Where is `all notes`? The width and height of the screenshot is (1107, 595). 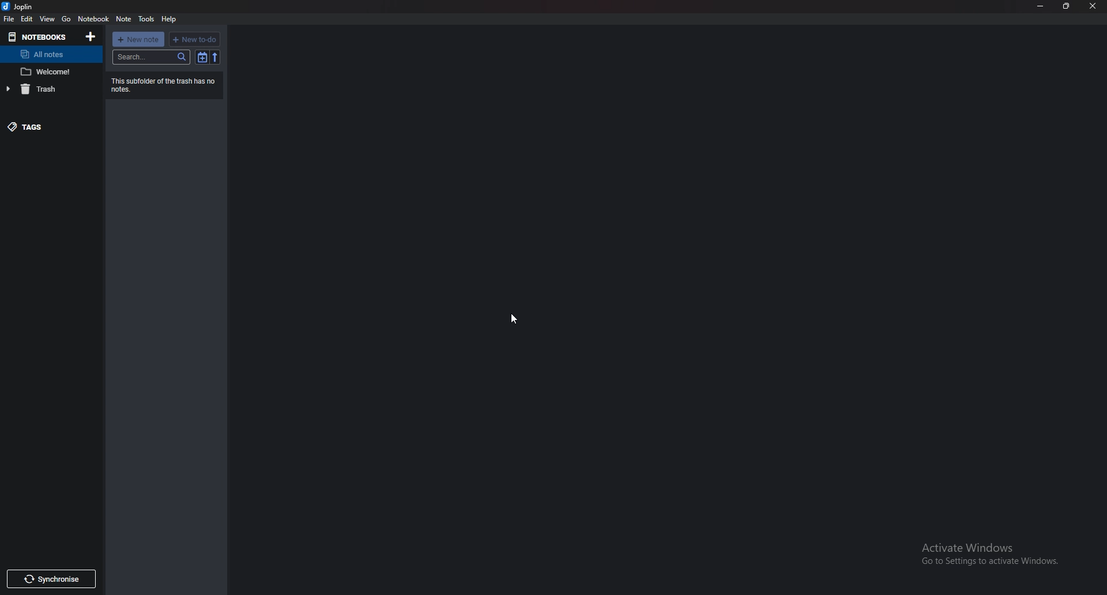 all notes is located at coordinates (48, 54).